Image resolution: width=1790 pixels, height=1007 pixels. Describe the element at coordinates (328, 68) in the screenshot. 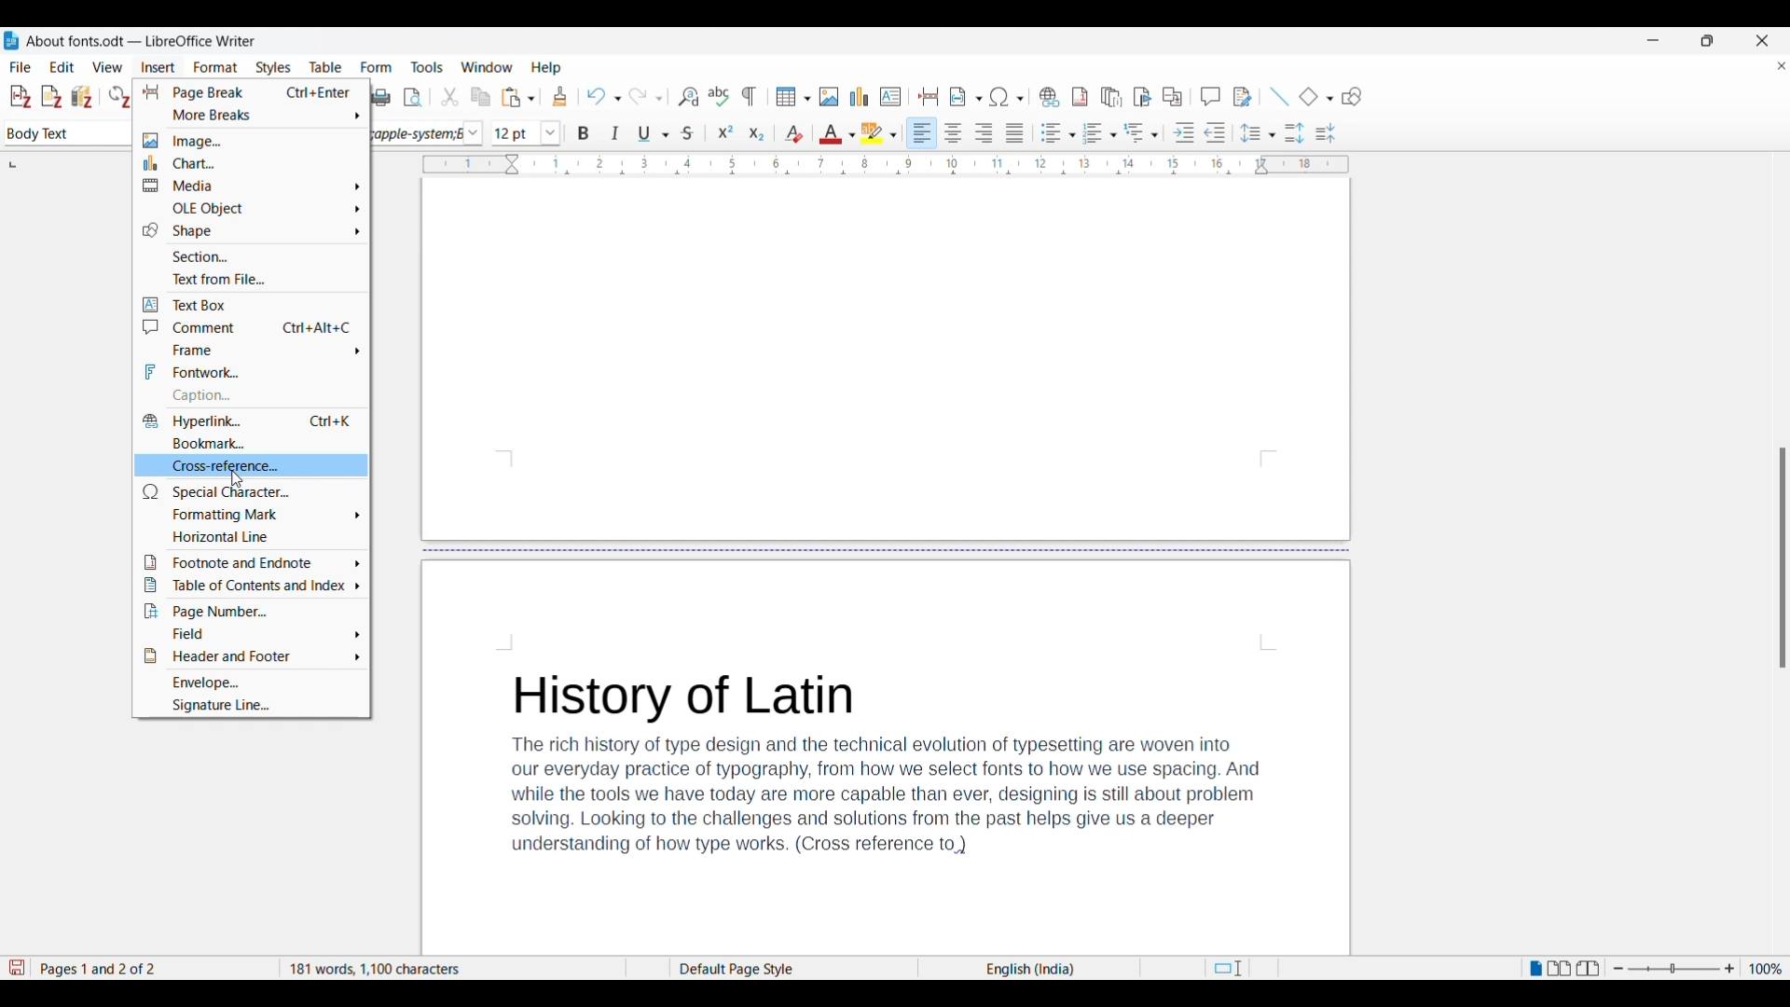

I see `Table` at that location.